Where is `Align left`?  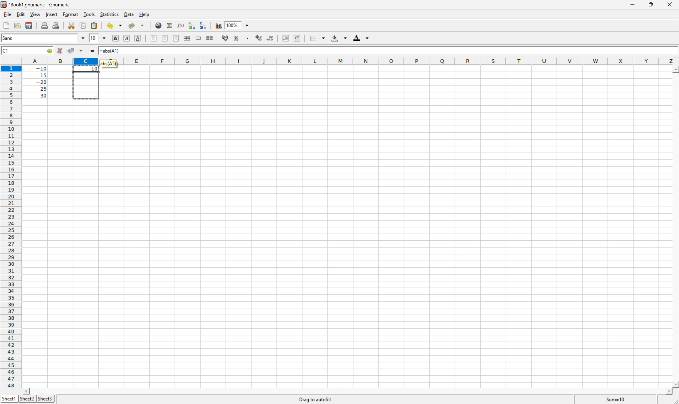 Align left is located at coordinates (153, 38).